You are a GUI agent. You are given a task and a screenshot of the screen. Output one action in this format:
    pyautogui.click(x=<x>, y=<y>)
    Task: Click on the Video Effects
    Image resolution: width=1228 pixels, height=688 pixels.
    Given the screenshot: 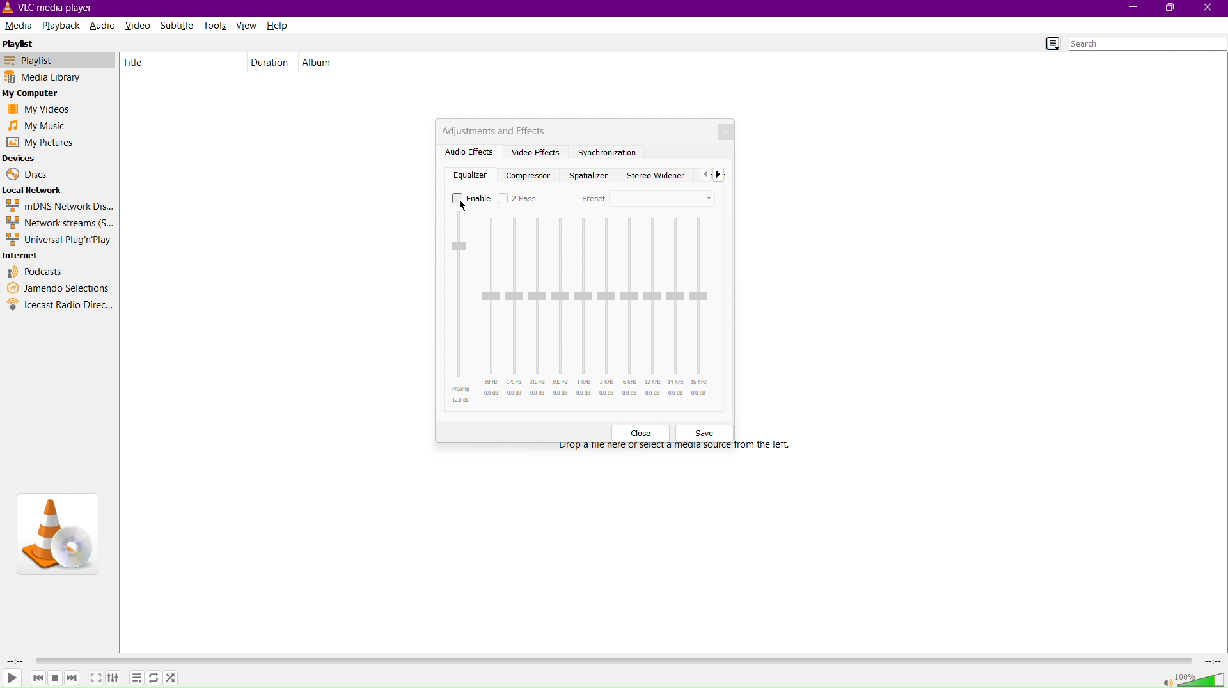 What is the action you would take?
    pyautogui.click(x=536, y=152)
    